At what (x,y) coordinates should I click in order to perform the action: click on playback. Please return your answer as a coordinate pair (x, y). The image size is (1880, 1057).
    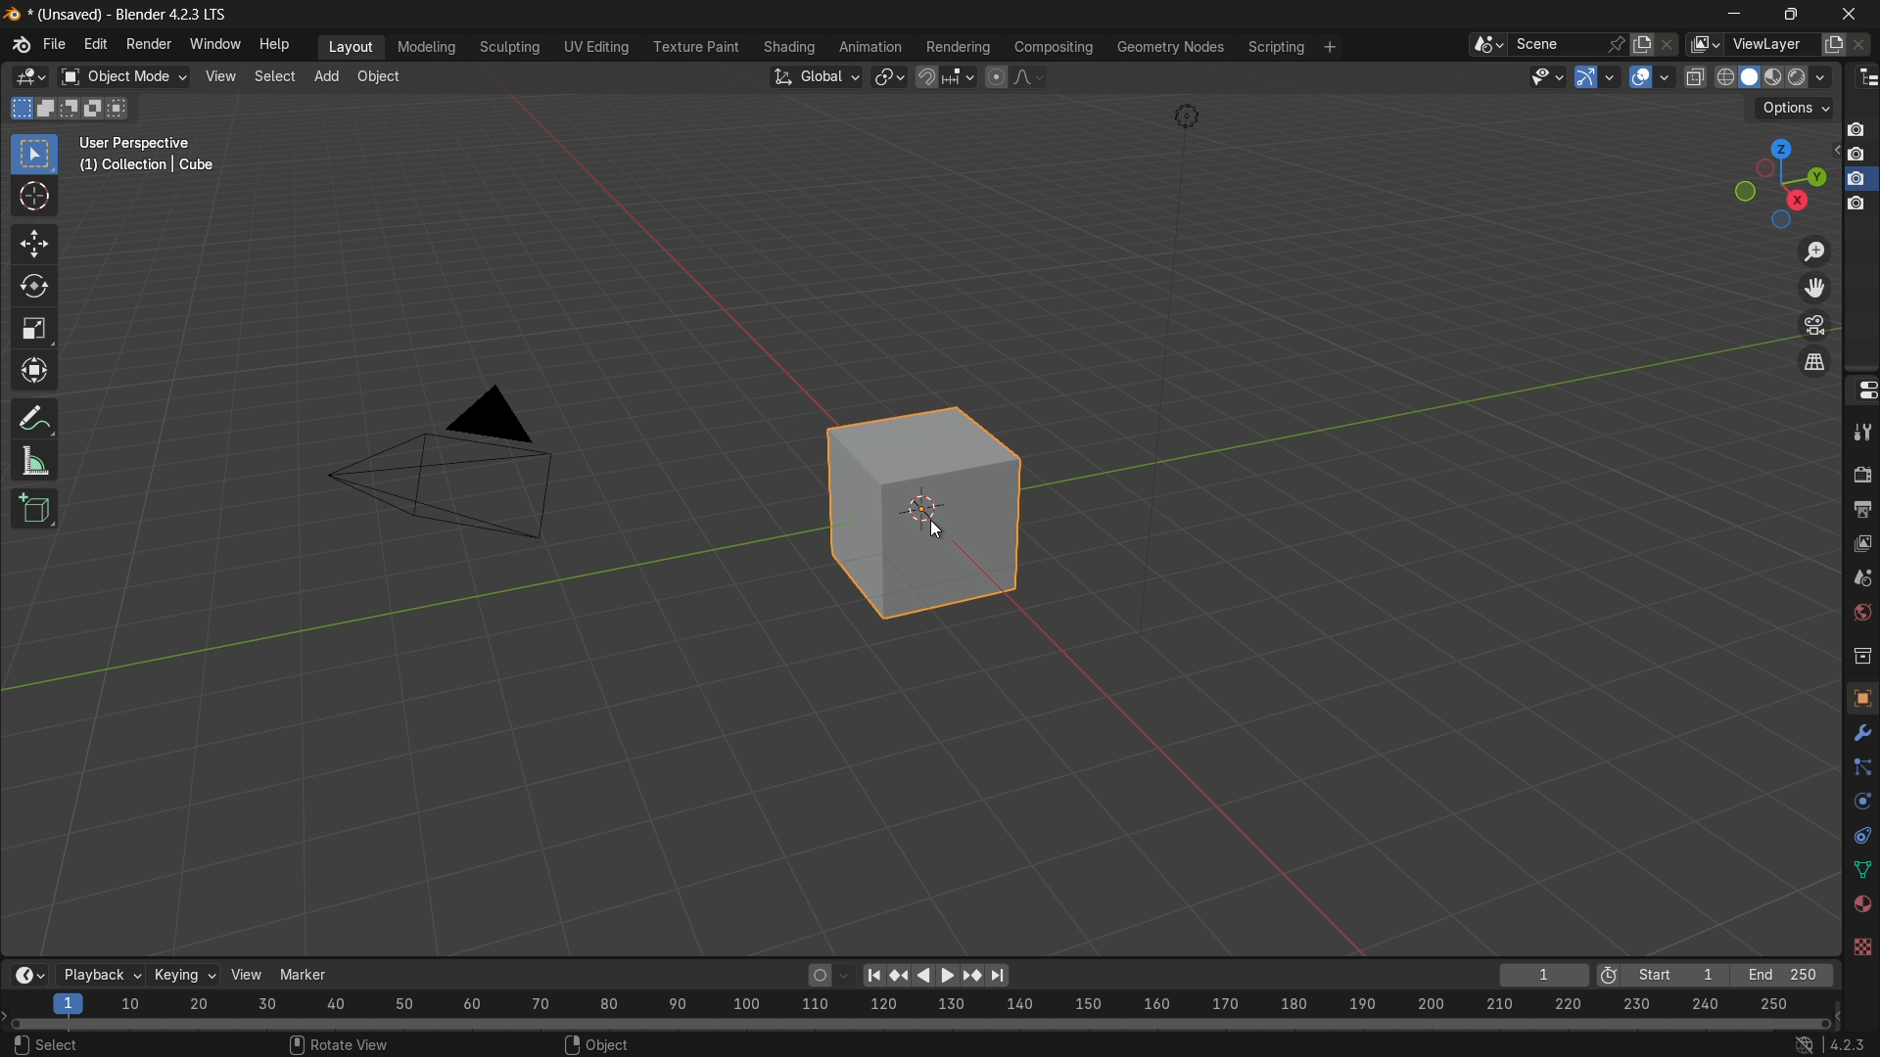
    Looking at the image, I should click on (96, 975).